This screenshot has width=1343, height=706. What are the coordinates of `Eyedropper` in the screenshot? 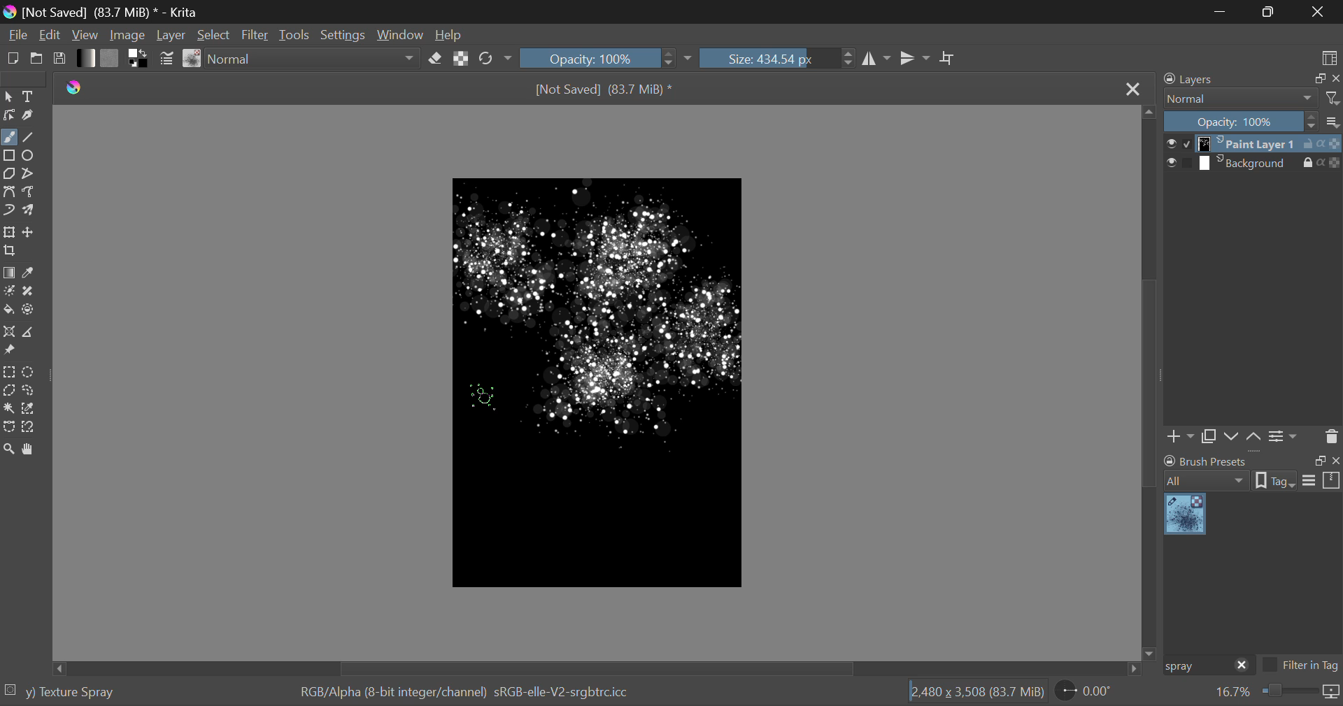 It's located at (30, 274).